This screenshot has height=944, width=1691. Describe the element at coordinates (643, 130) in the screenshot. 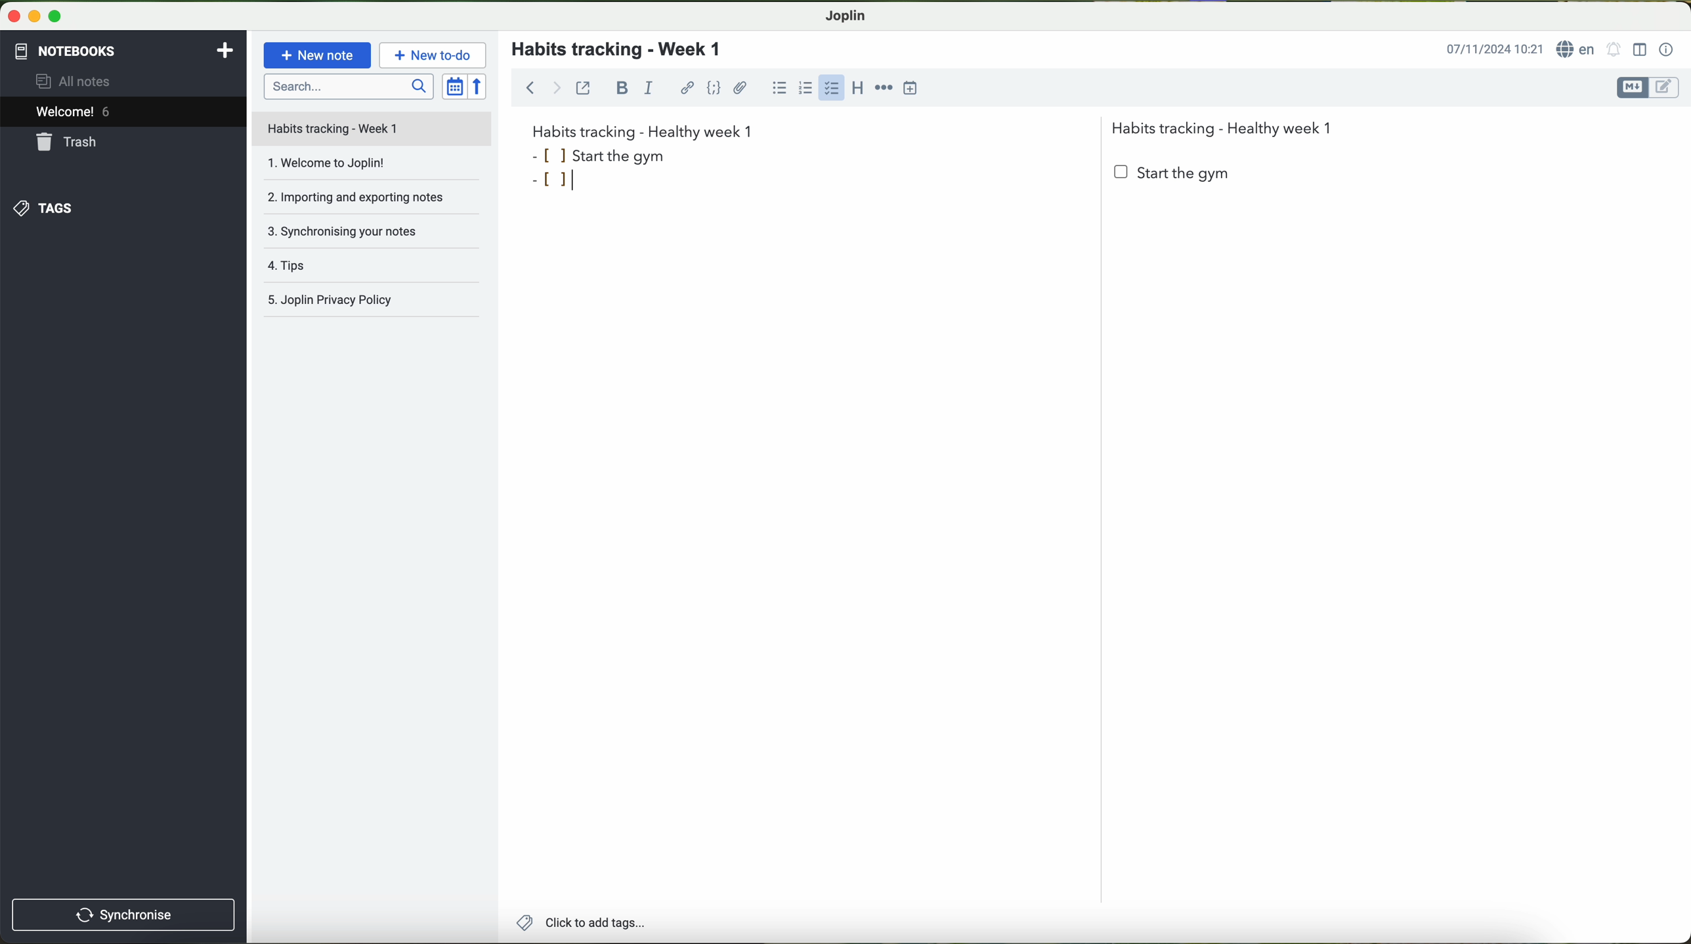

I see `habits tracking week 1` at that location.